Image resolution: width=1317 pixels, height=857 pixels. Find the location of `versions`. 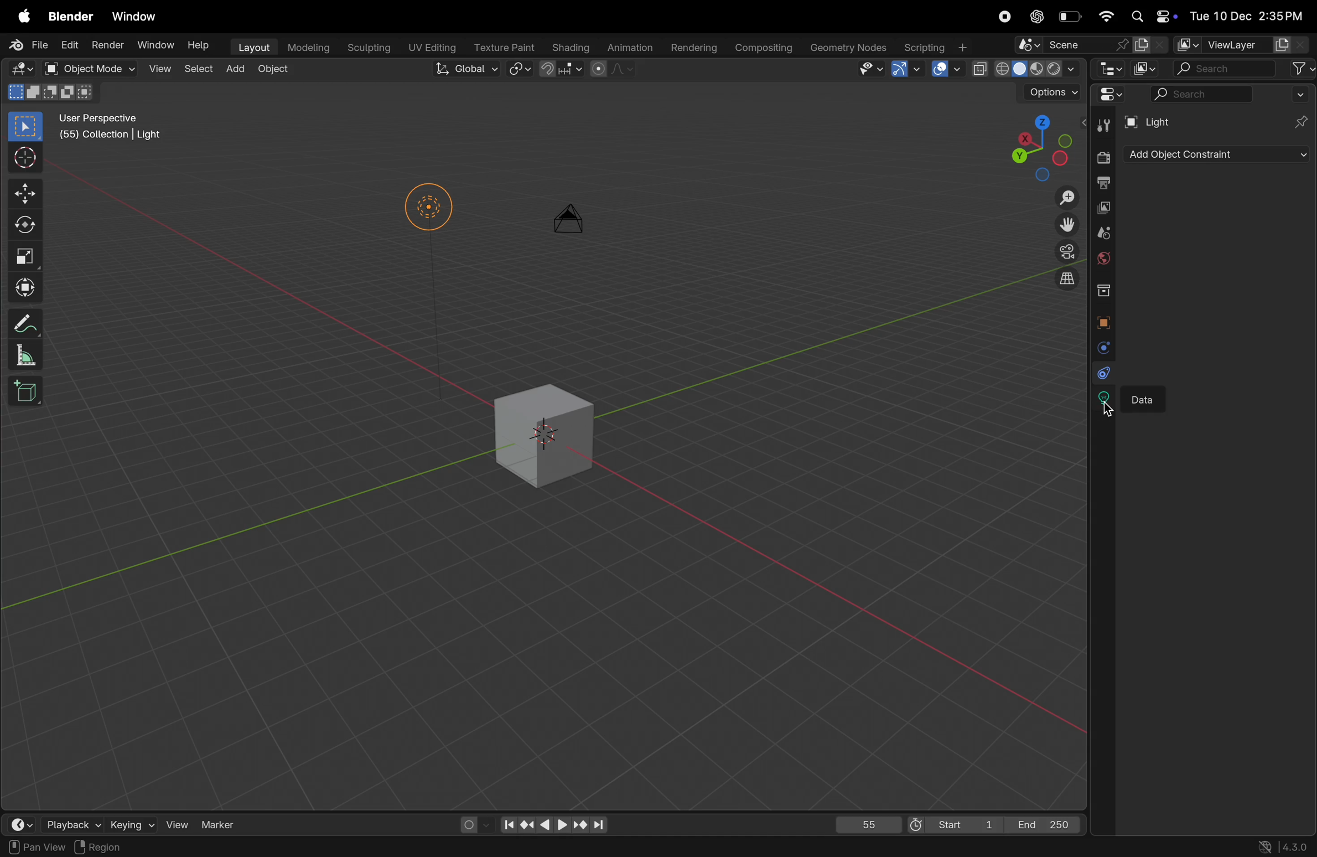

versions is located at coordinates (1282, 845).